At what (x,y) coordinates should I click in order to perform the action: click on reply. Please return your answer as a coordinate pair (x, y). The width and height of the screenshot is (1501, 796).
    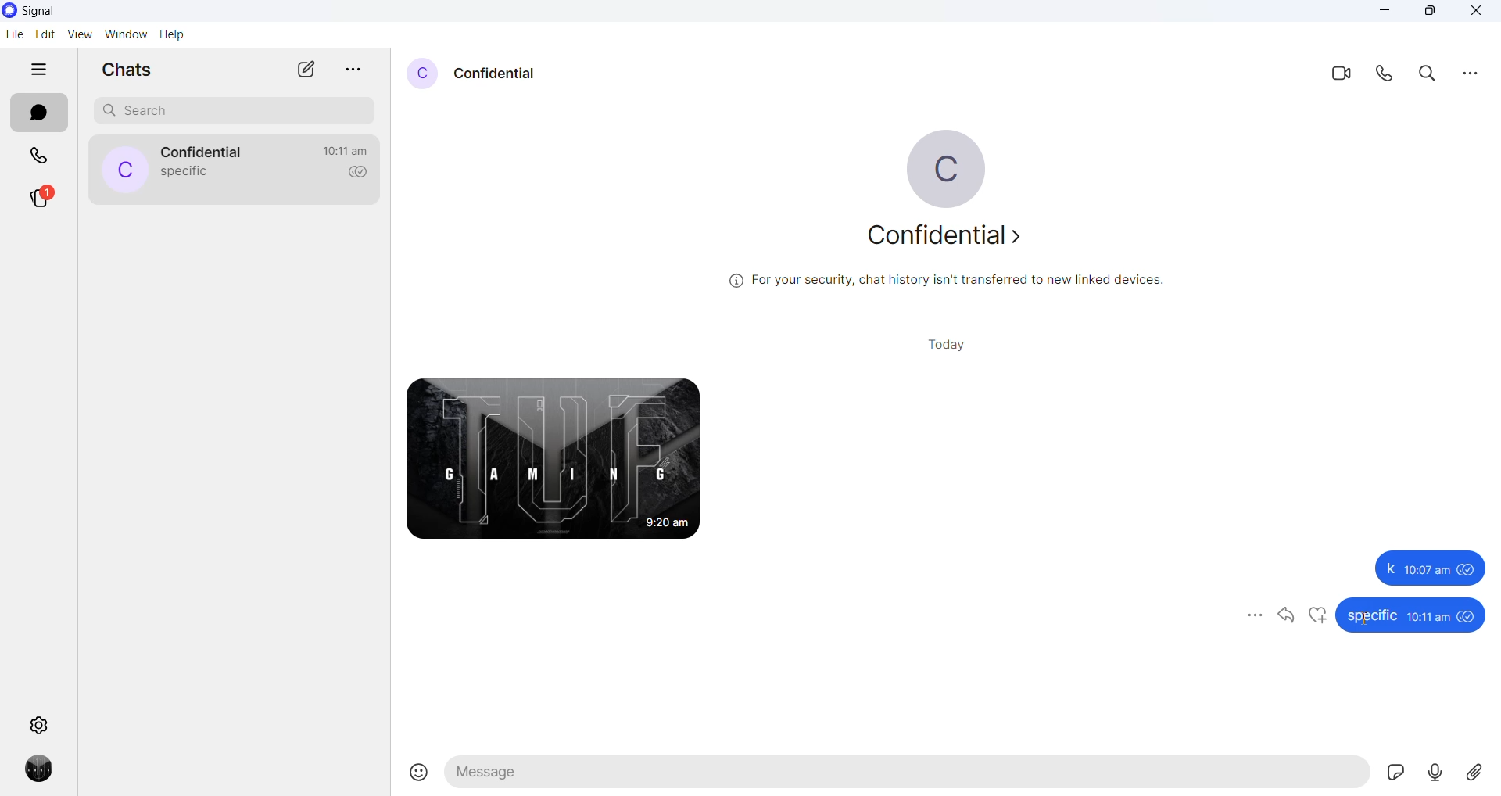
    Looking at the image, I should click on (1287, 615).